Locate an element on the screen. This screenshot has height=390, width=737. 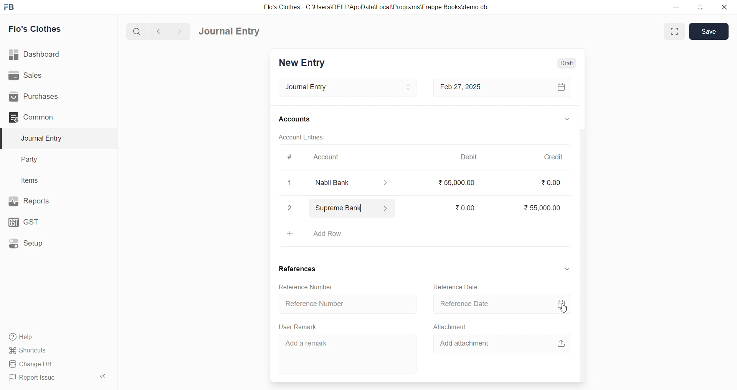
Add attachment is located at coordinates (501, 342).